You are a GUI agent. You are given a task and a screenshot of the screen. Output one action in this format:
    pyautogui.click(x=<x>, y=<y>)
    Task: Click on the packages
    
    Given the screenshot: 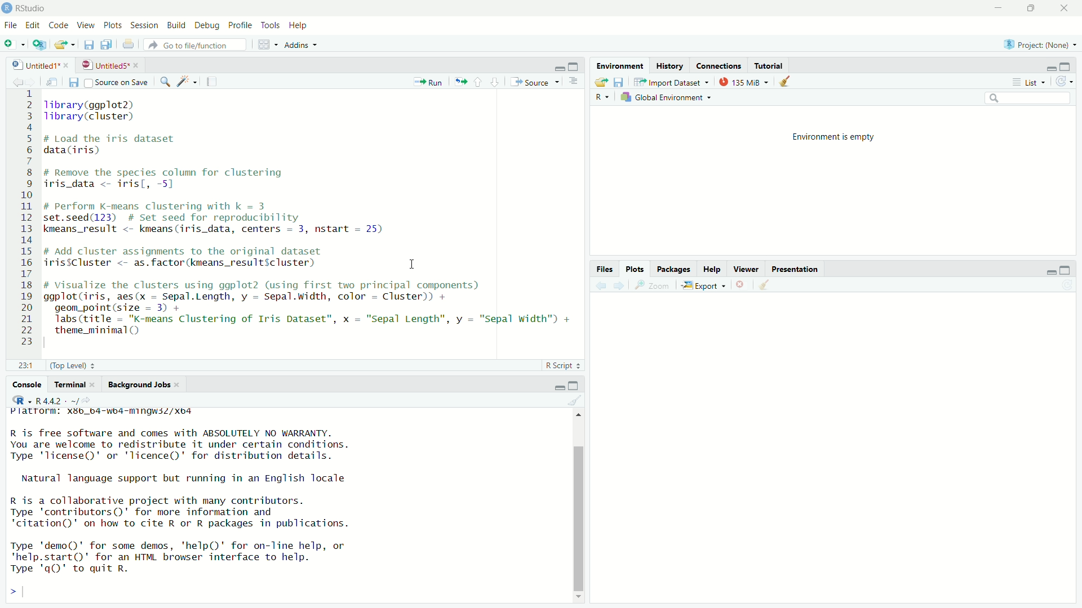 What is the action you would take?
    pyautogui.click(x=675, y=268)
    